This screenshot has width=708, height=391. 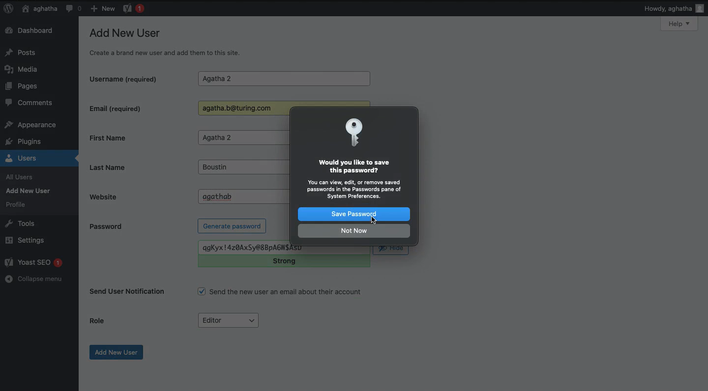 I want to click on Logo, so click(x=8, y=9).